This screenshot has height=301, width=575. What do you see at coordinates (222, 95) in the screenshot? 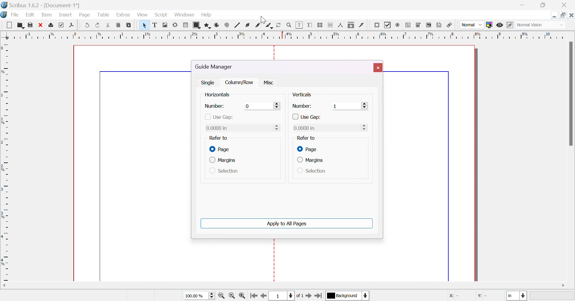
I see `horizontals (in)` at bounding box center [222, 95].